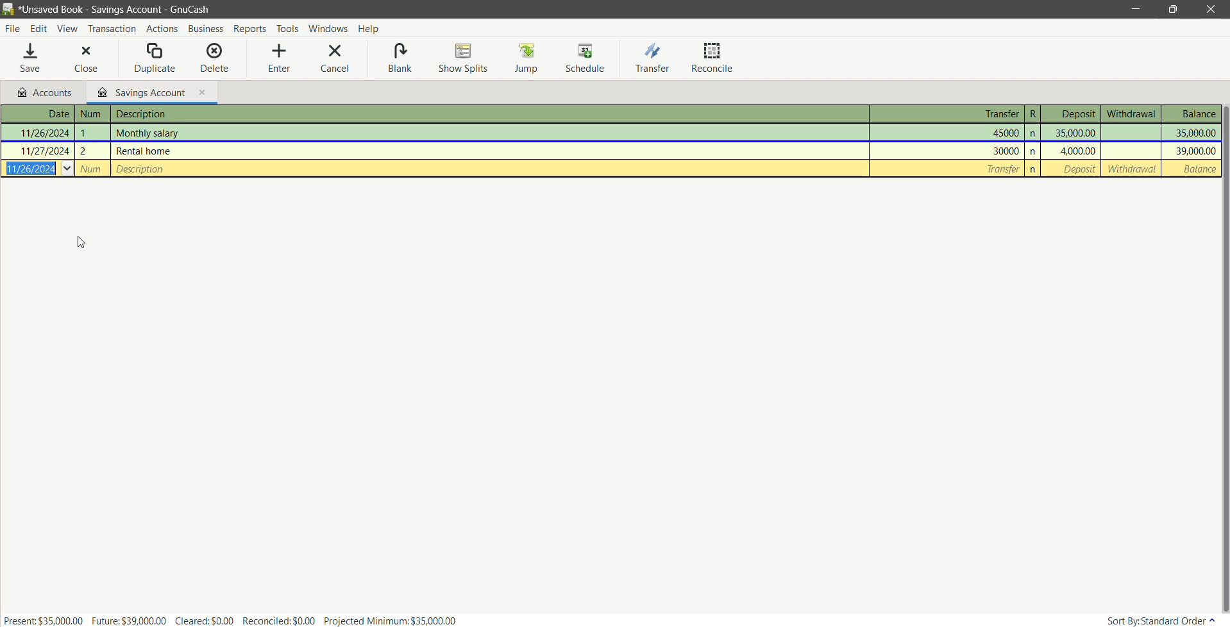 This screenshot has height=627, width=1230. I want to click on 4500, so click(950, 132).